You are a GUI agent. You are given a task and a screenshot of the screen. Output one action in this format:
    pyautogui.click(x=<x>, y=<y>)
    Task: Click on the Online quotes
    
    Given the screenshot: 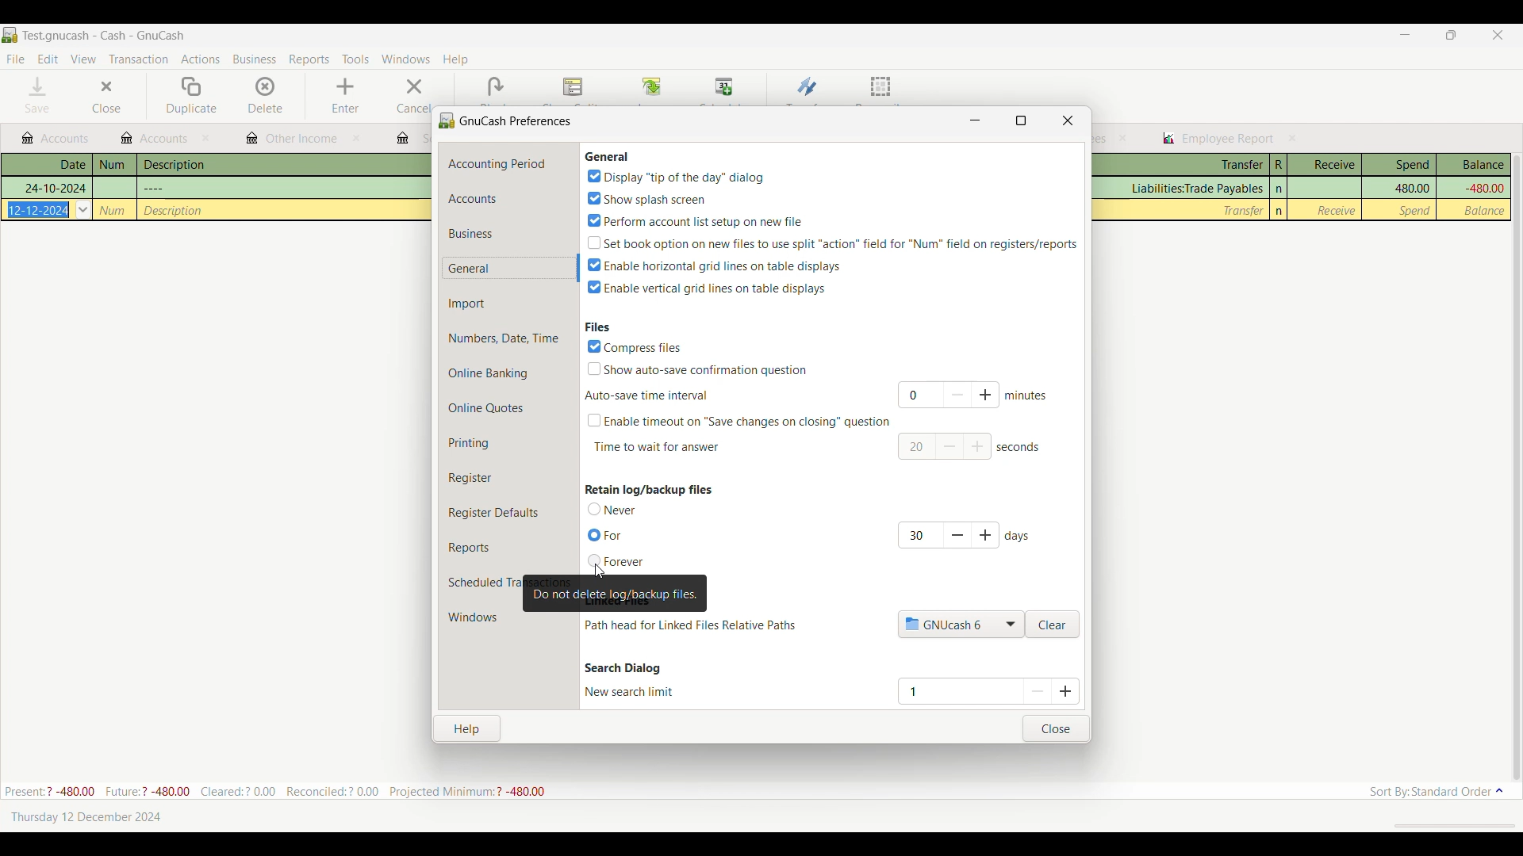 What is the action you would take?
    pyautogui.click(x=508, y=408)
    